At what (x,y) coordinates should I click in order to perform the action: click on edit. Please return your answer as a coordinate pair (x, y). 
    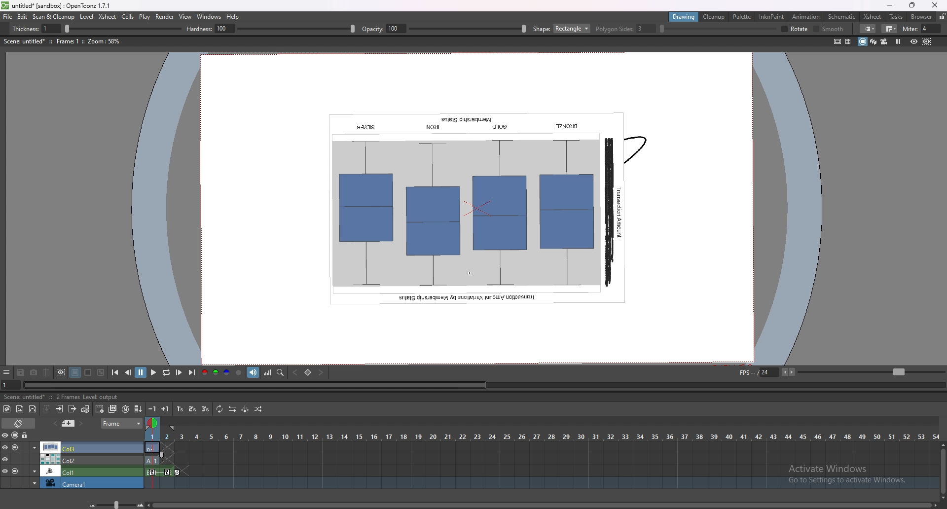
    Looking at the image, I should click on (23, 16).